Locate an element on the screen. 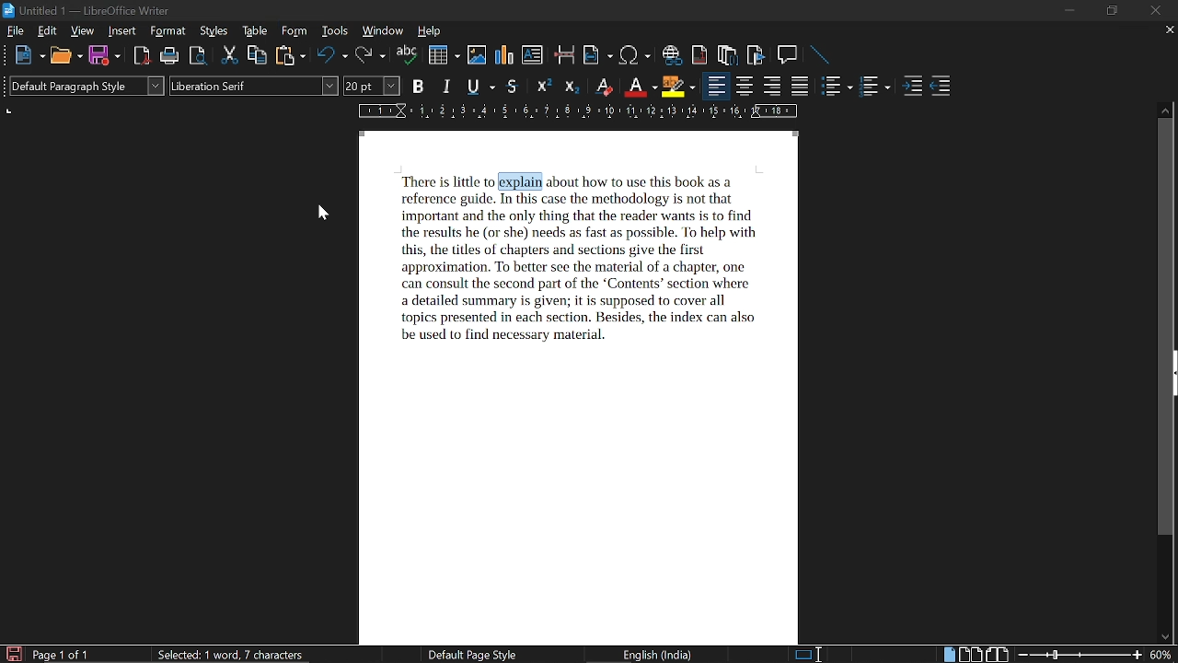 The width and height of the screenshot is (1178, 663). insert bookmark is located at coordinates (756, 55).